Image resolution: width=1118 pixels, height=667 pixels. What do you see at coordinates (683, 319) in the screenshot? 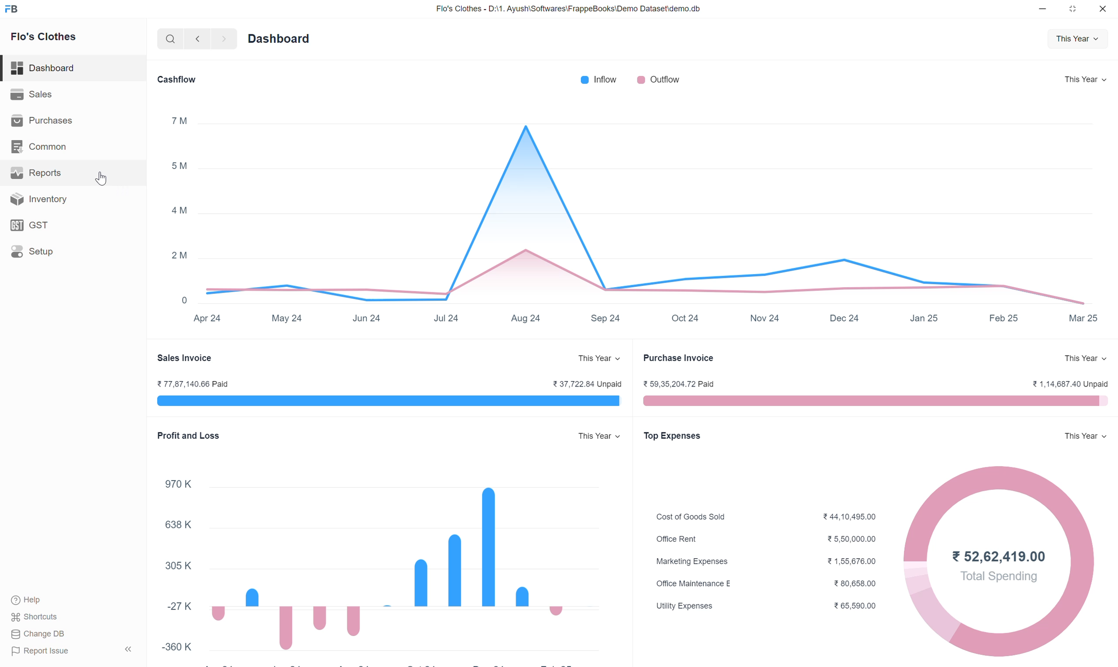
I see `Oct 24` at bounding box center [683, 319].